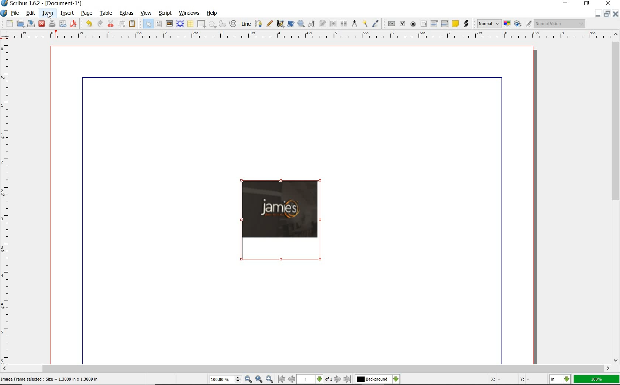  What do you see at coordinates (166, 13) in the screenshot?
I see `script` at bounding box center [166, 13].